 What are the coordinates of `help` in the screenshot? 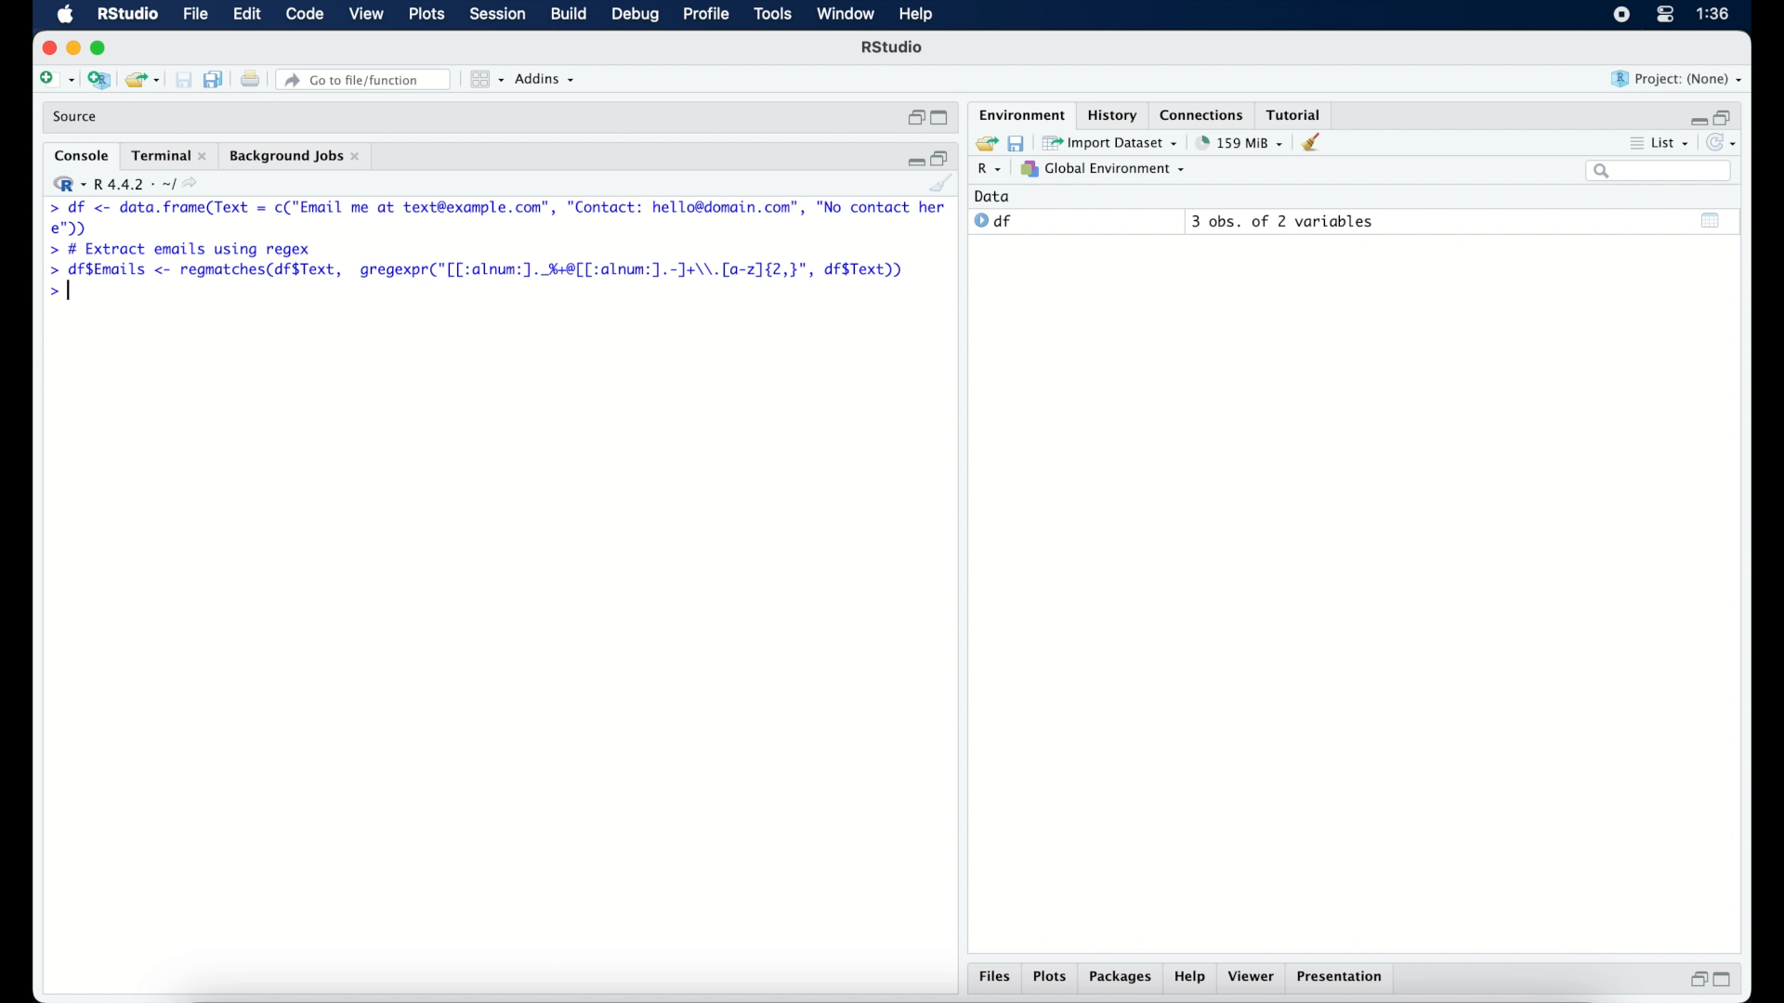 It's located at (916, 15).